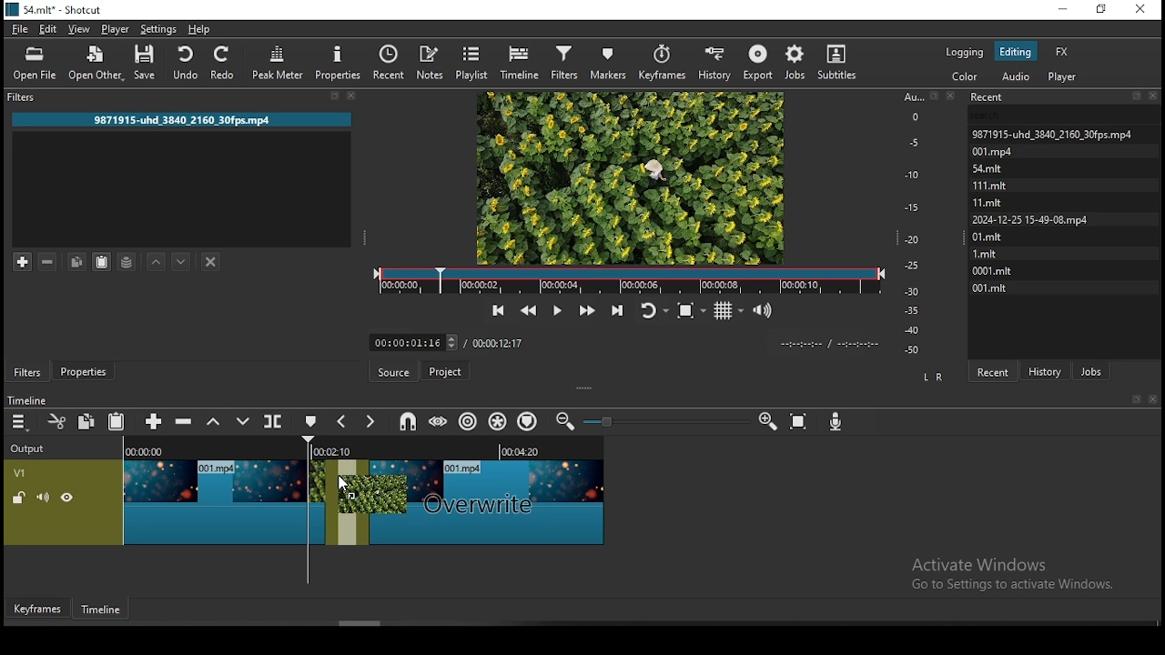 This screenshot has width=1165, height=655. Describe the element at coordinates (934, 378) in the screenshot. I see `L R` at that location.